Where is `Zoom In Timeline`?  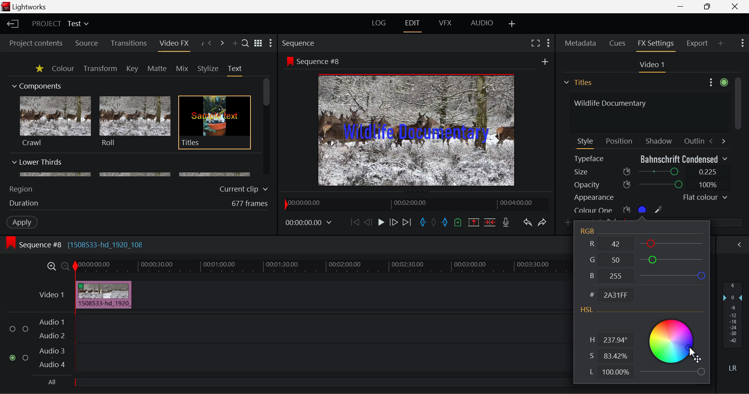 Zoom In Timeline is located at coordinates (51, 268).